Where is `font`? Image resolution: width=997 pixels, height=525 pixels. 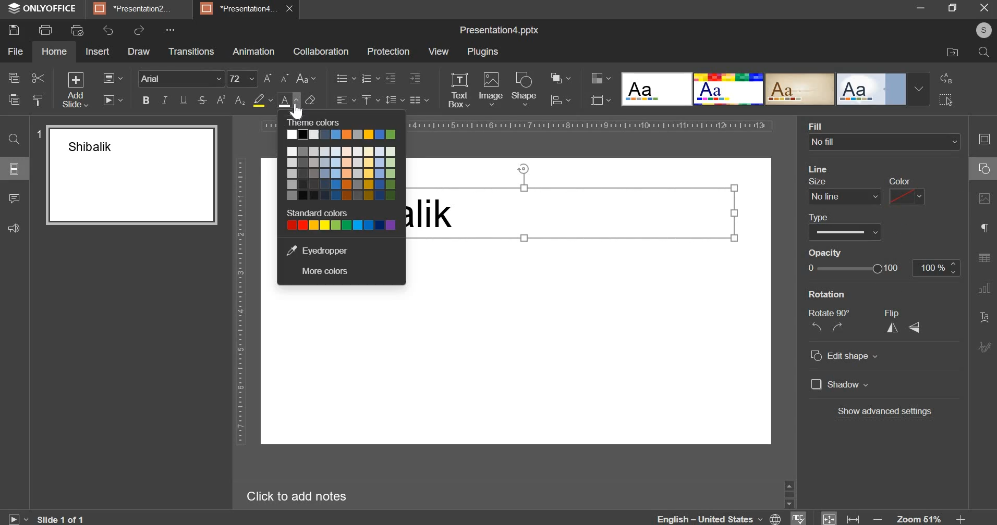
font is located at coordinates (181, 78).